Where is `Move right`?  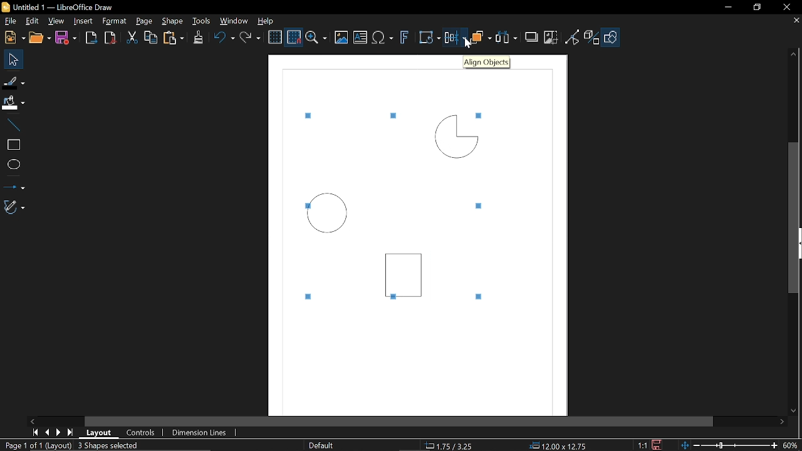
Move right is located at coordinates (783, 423).